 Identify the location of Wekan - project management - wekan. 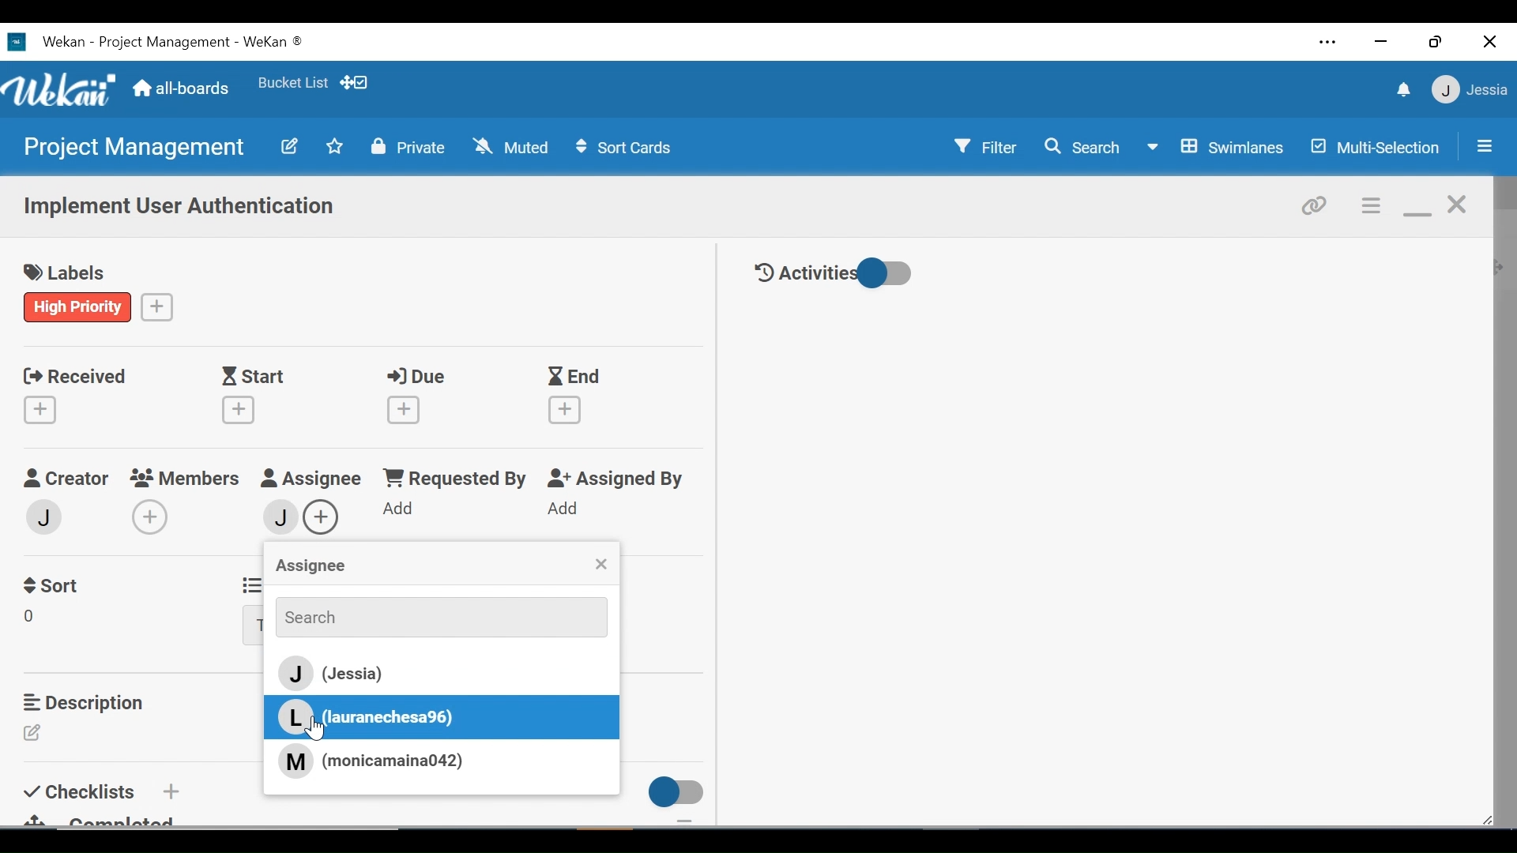
(196, 39).